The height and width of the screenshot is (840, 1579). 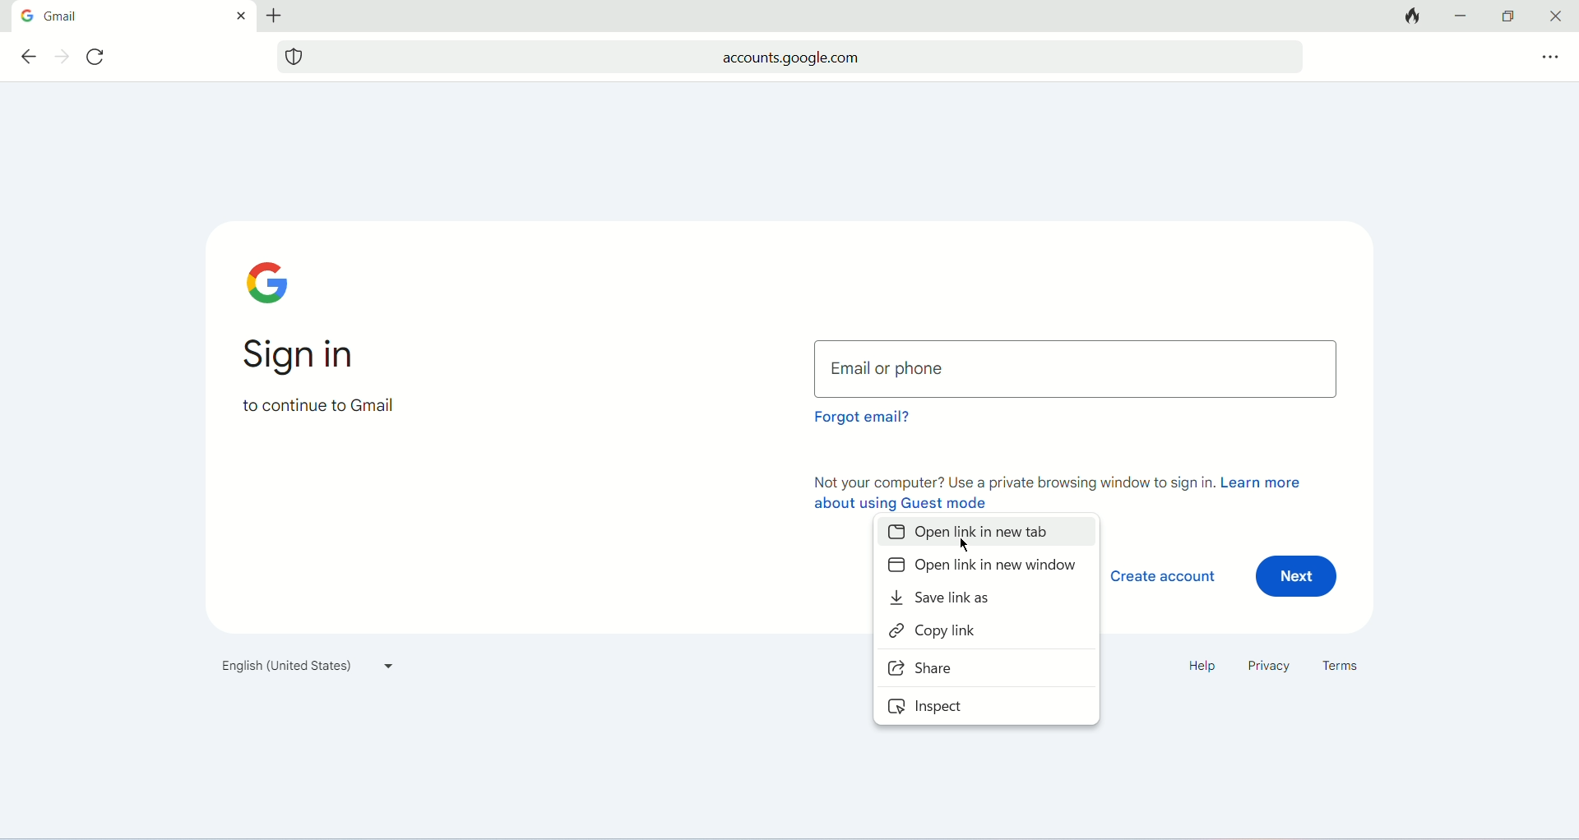 I want to click on forgot email?, so click(x=860, y=422).